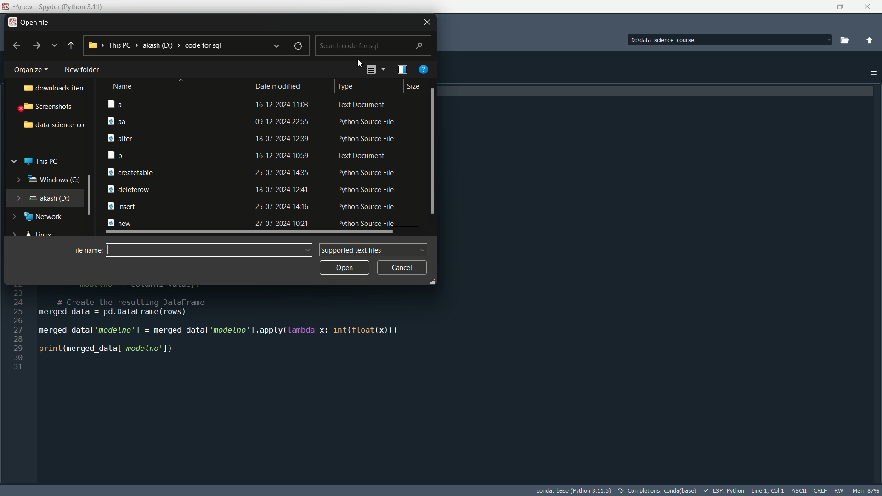  I want to click on name, so click(124, 87).